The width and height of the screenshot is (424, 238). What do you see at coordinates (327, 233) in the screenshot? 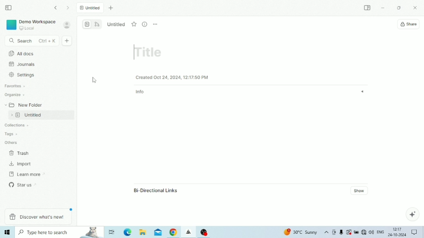
I see `Show hidden icons` at bounding box center [327, 233].